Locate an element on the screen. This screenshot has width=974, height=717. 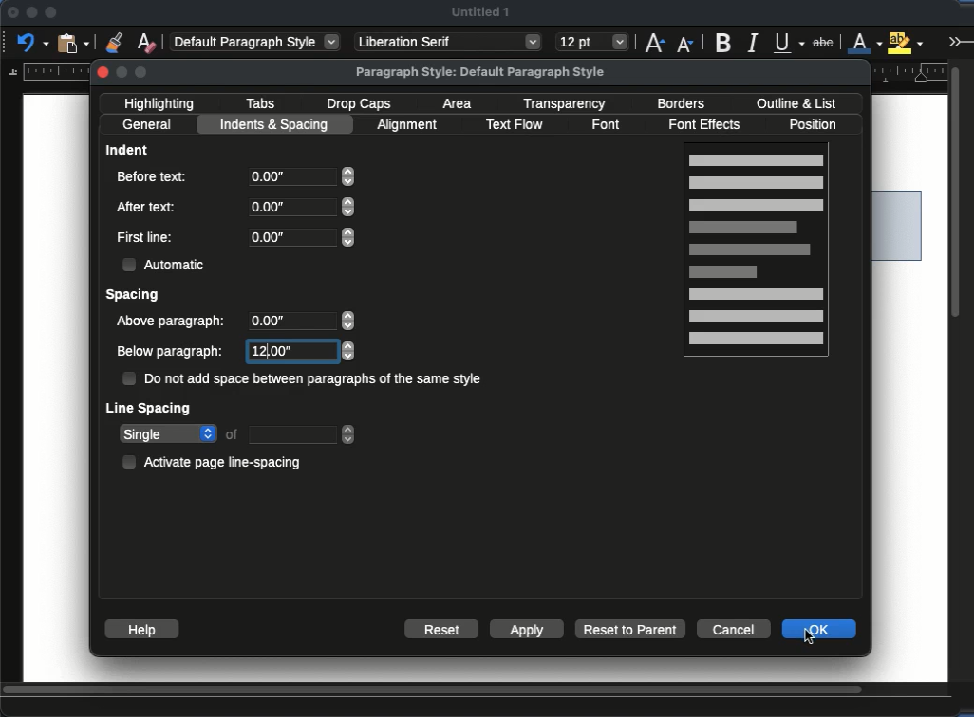
undo is located at coordinates (33, 42).